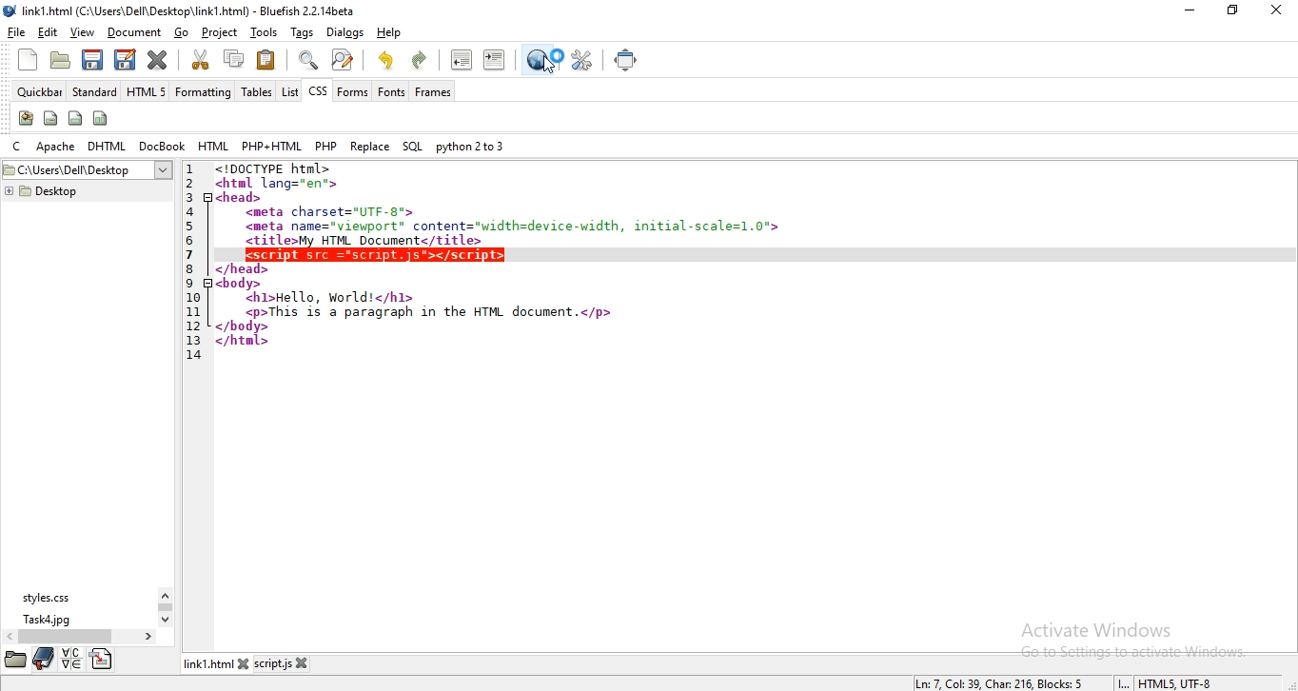 Image resolution: width=1298 pixels, height=691 pixels. What do you see at coordinates (189, 269) in the screenshot?
I see `8` at bounding box center [189, 269].